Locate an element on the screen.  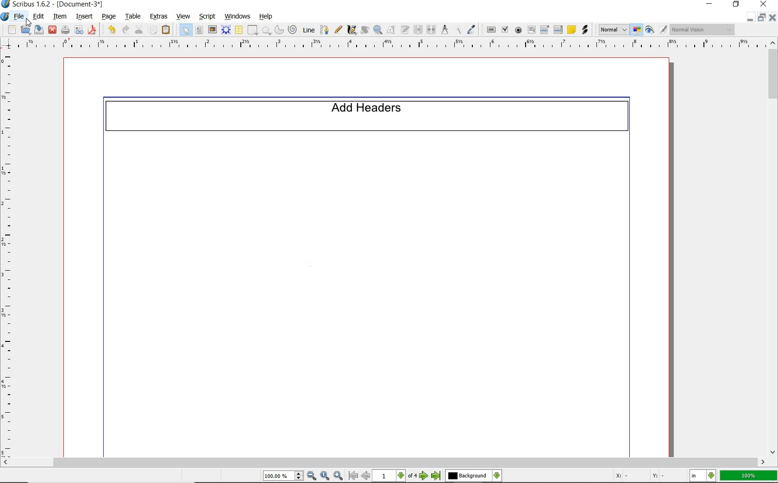
file is located at coordinates (21, 17).